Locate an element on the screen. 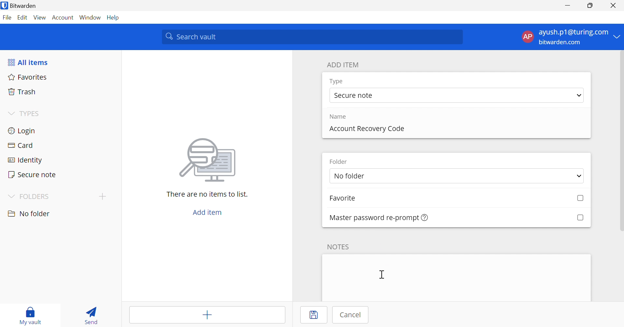  Identity is located at coordinates (24, 160).